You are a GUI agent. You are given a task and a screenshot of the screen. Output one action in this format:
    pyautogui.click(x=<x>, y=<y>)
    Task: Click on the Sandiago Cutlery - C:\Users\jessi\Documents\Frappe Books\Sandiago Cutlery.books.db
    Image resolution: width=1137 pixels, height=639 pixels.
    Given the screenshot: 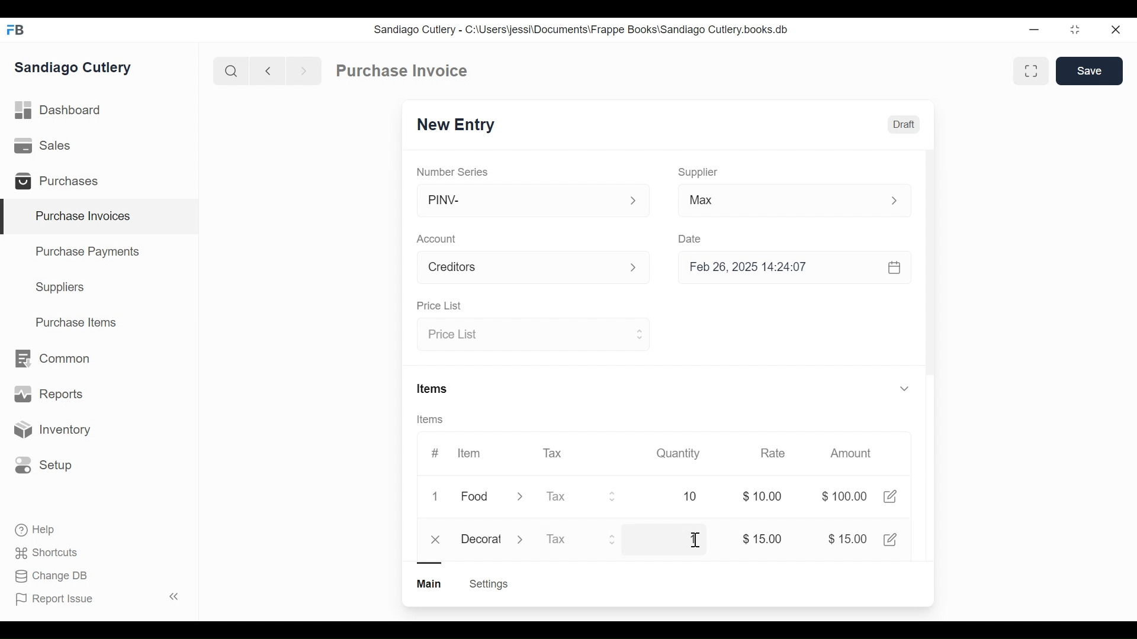 What is the action you would take?
    pyautogui.click(x=582, y=30)
    